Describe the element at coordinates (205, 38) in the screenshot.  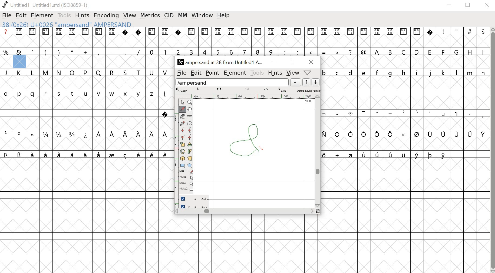
I see `000F` at that location.